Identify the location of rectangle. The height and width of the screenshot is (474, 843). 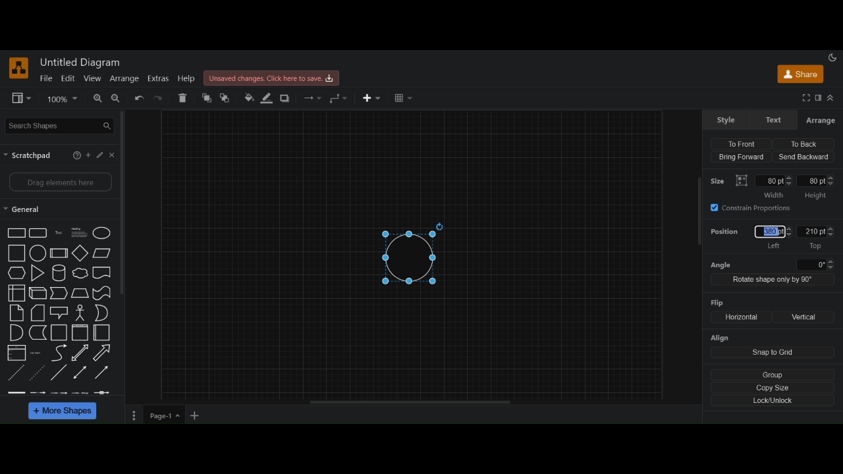
(38, 233).